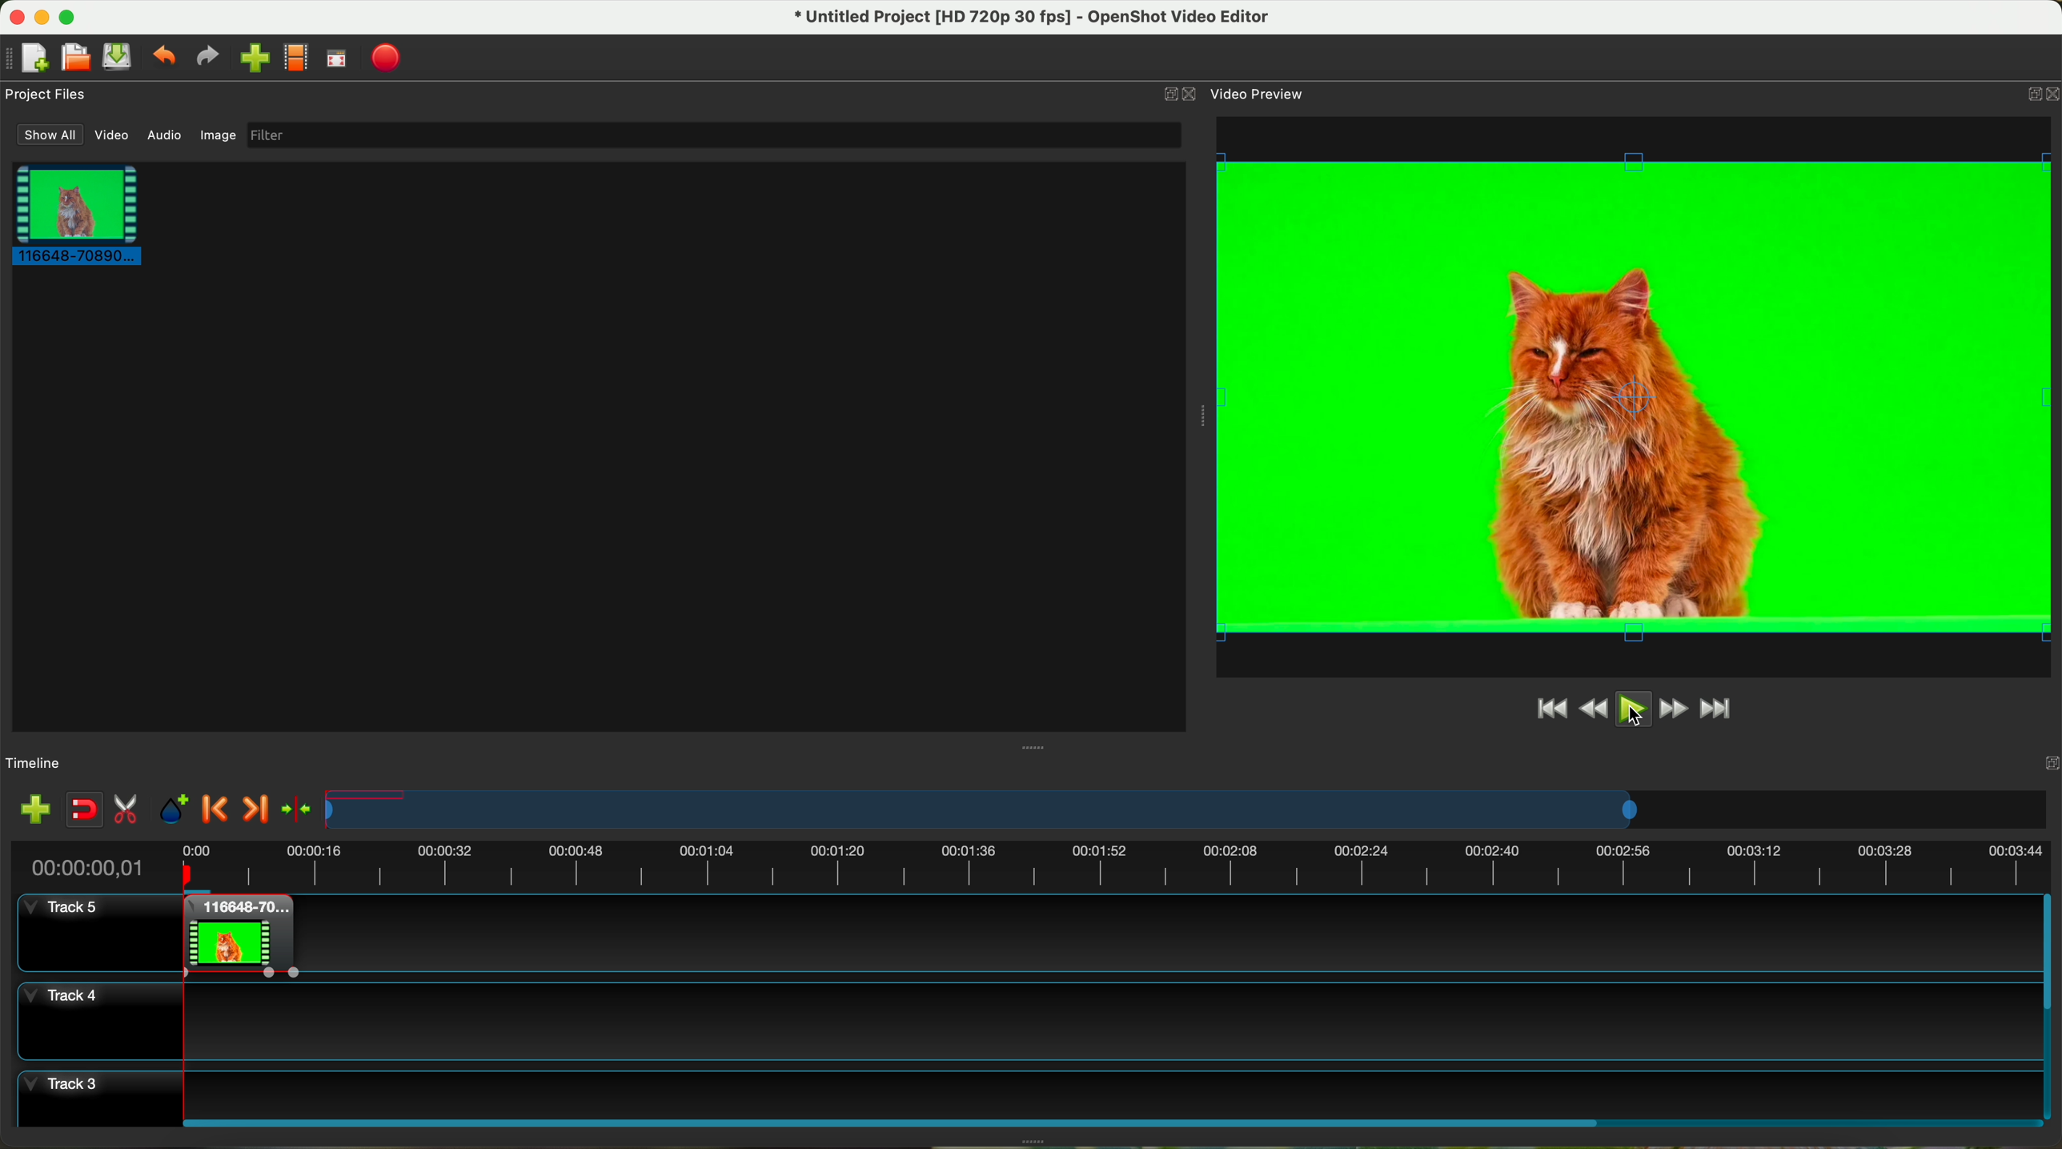 This screenshot has height=1149, width=2062. What do you see at coordinates (1637, 396) in the screenshot?
I see `video` at bounding box center [1637, 396].